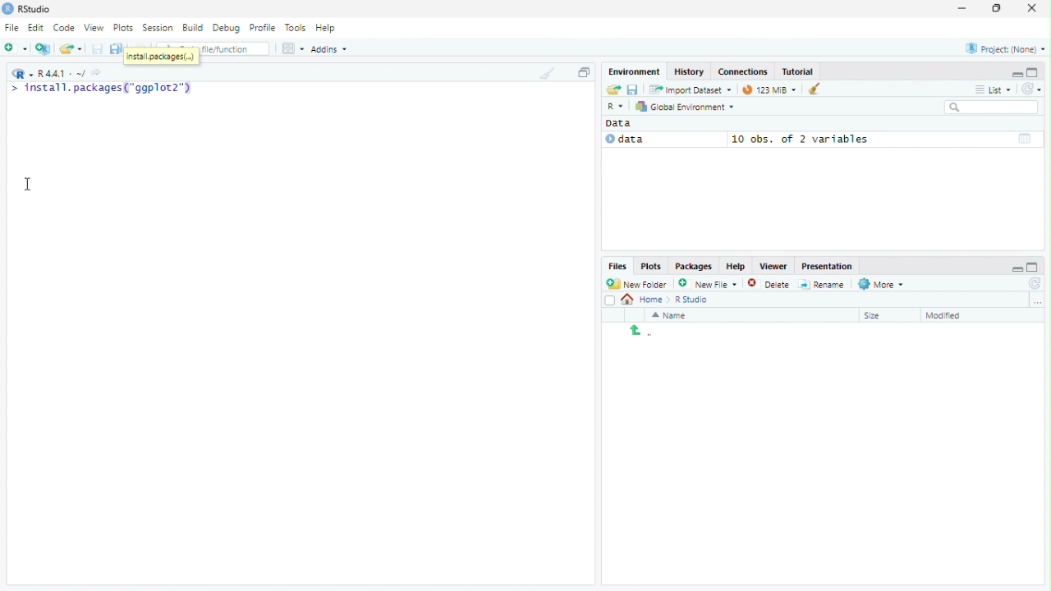 Image resolution: width=1051 pixels, height=591 pixels. Describe the element at coordinates (62, 72) in the screenshot. I see `R language version - R 4.4.1` at that location.